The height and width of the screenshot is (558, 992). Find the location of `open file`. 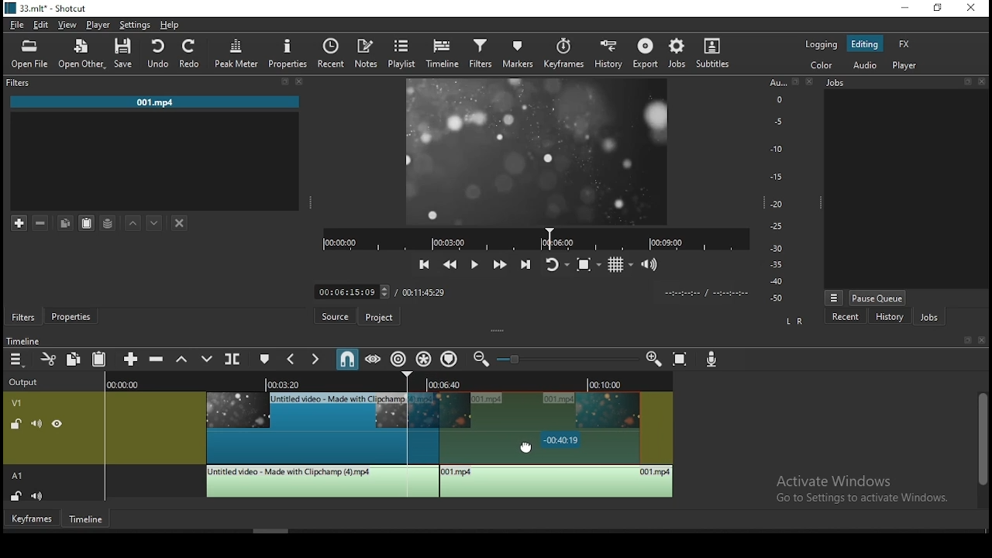

open file is located at coordinates (27, 55).